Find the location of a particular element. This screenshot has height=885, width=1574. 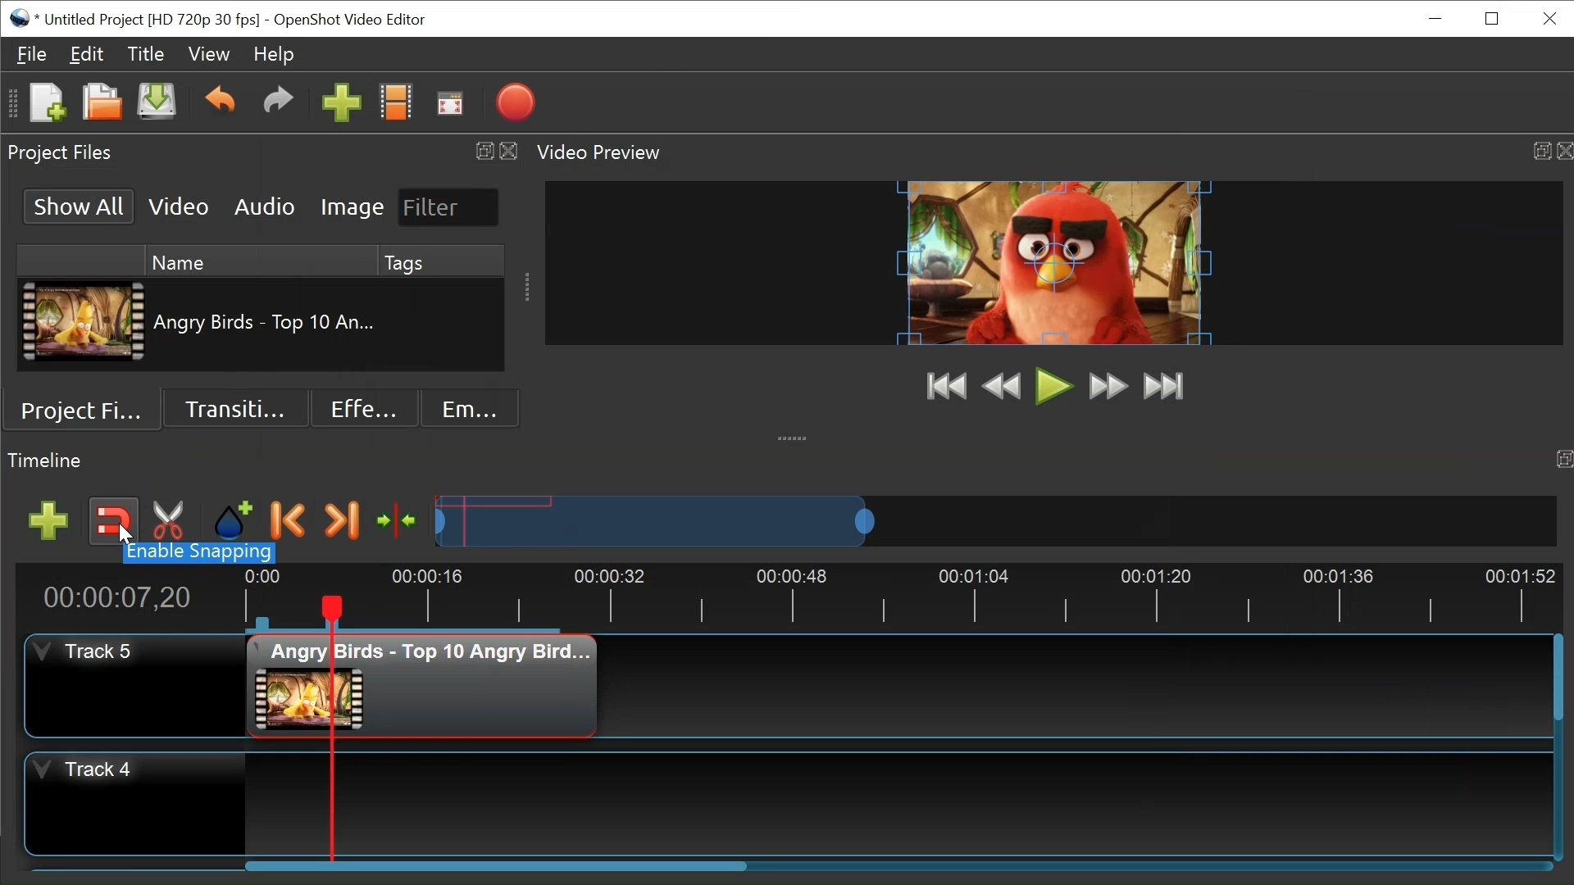

Audio is located at coordinates (263, 206).